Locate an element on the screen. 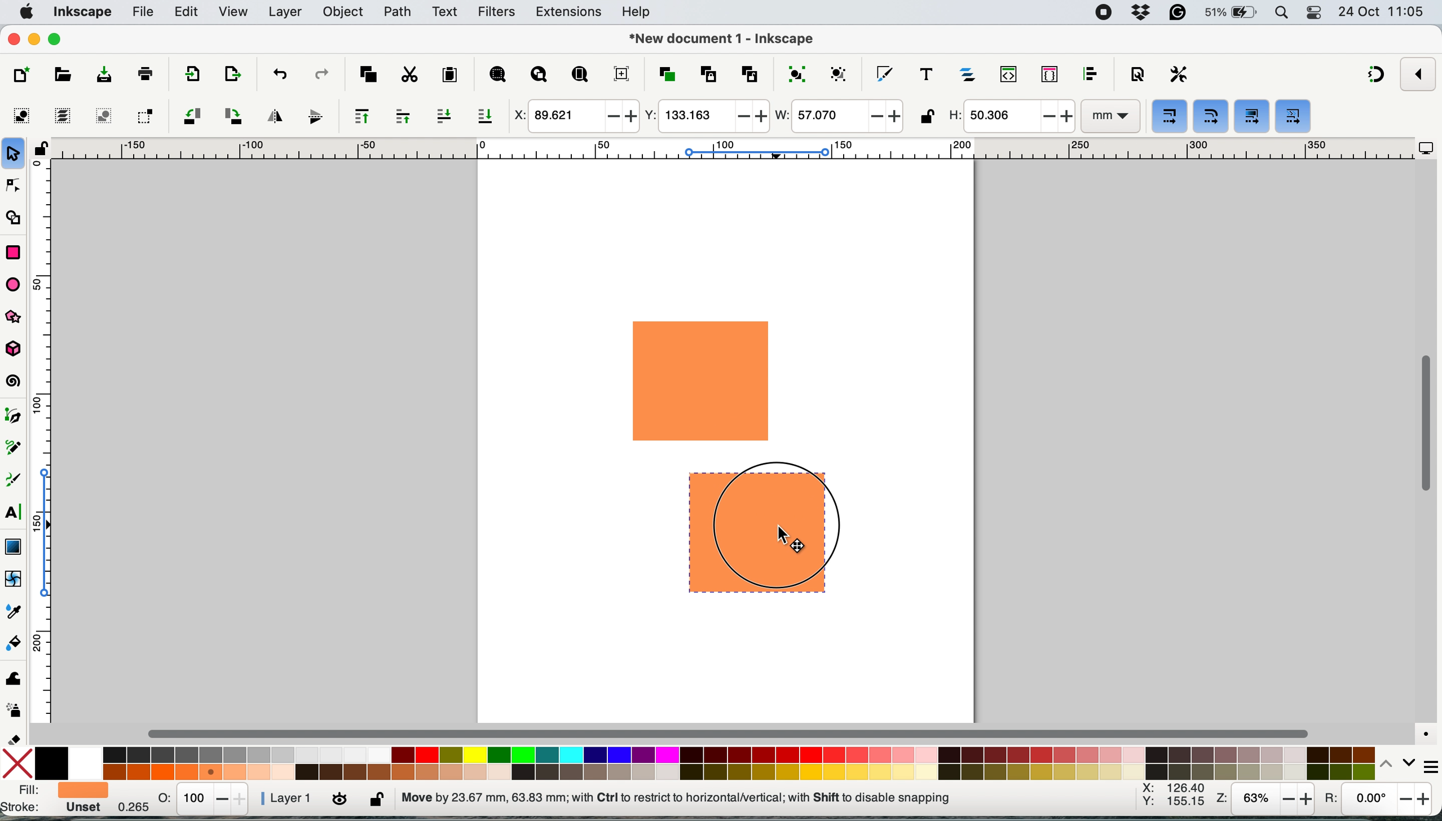 The height and width of the screenshot is (821, 1442). raise selection one step is located at coordinates (402, 117).